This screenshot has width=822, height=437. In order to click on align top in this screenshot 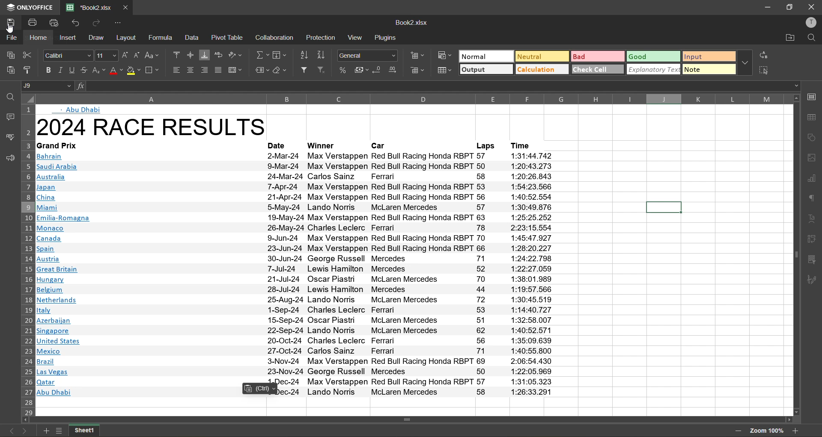, I will do `click(177, 54)`.